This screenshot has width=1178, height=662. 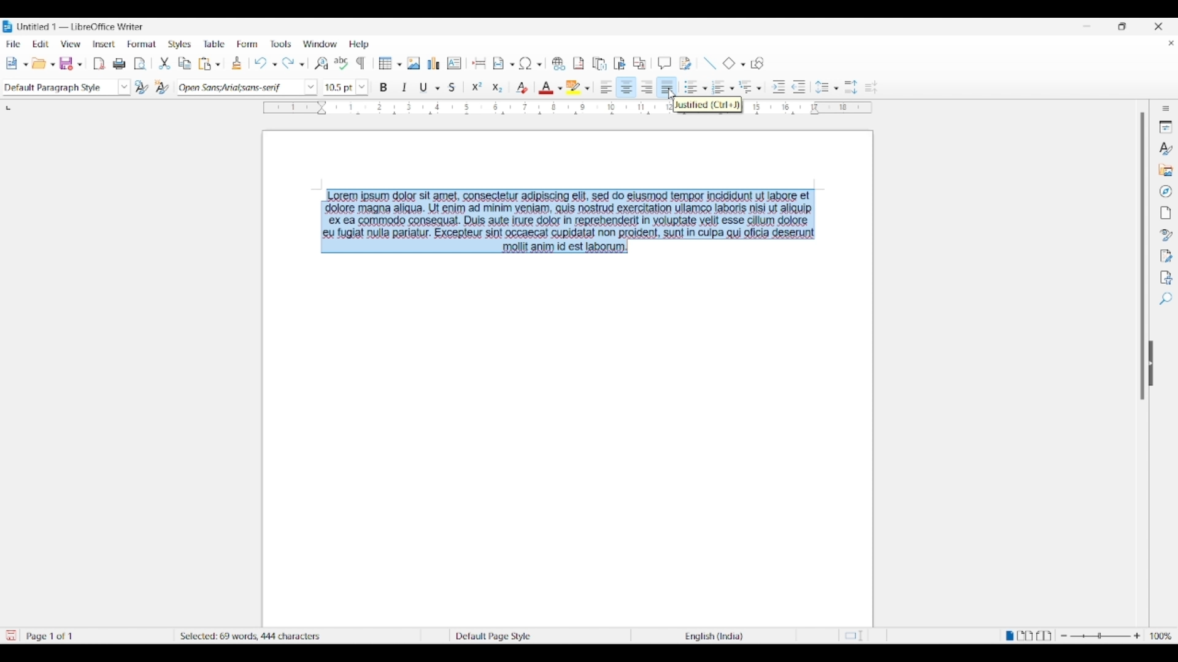 I want to click on Toggle ordered list options, so click(x=732, y=88).